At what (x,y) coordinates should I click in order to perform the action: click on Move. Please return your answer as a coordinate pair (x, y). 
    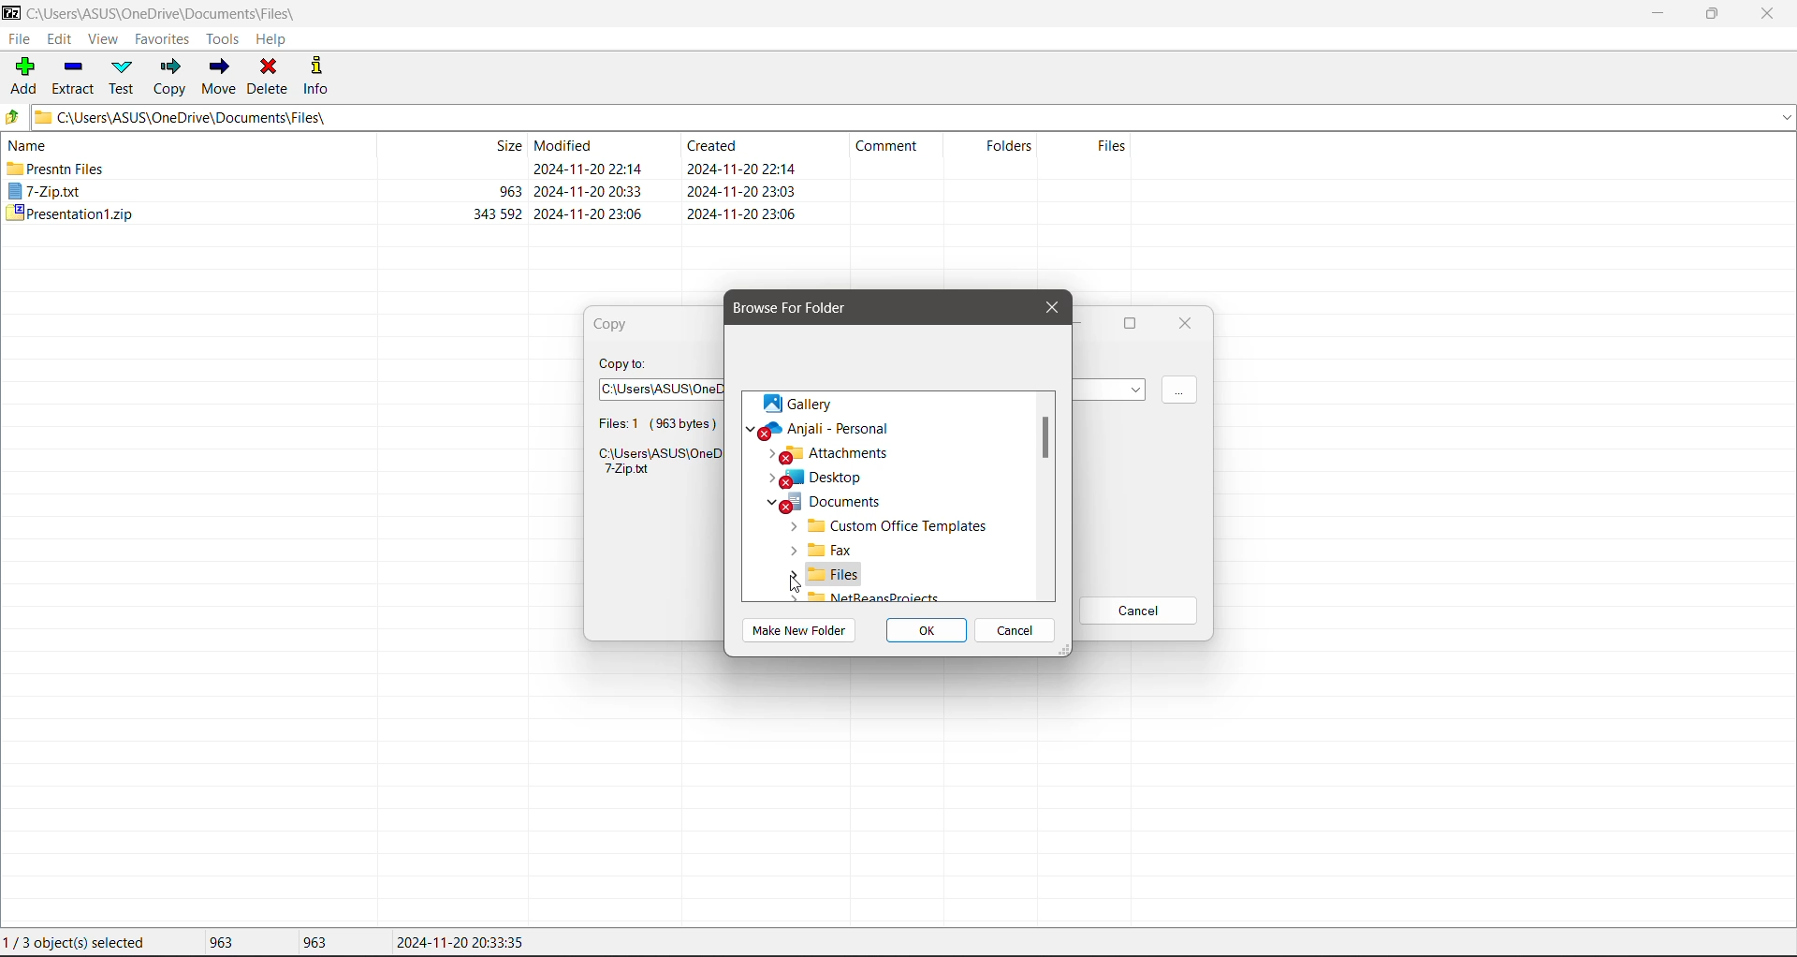
    Looking at the image, I should click on (222, 77).